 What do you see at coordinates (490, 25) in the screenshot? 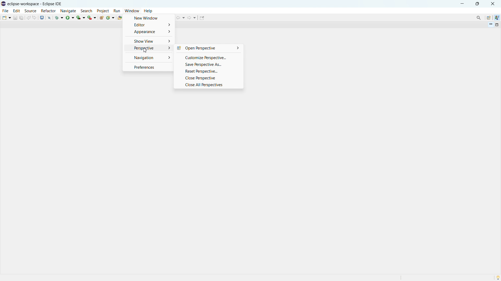
I see `minimize view` at bounding box center [490, 25].